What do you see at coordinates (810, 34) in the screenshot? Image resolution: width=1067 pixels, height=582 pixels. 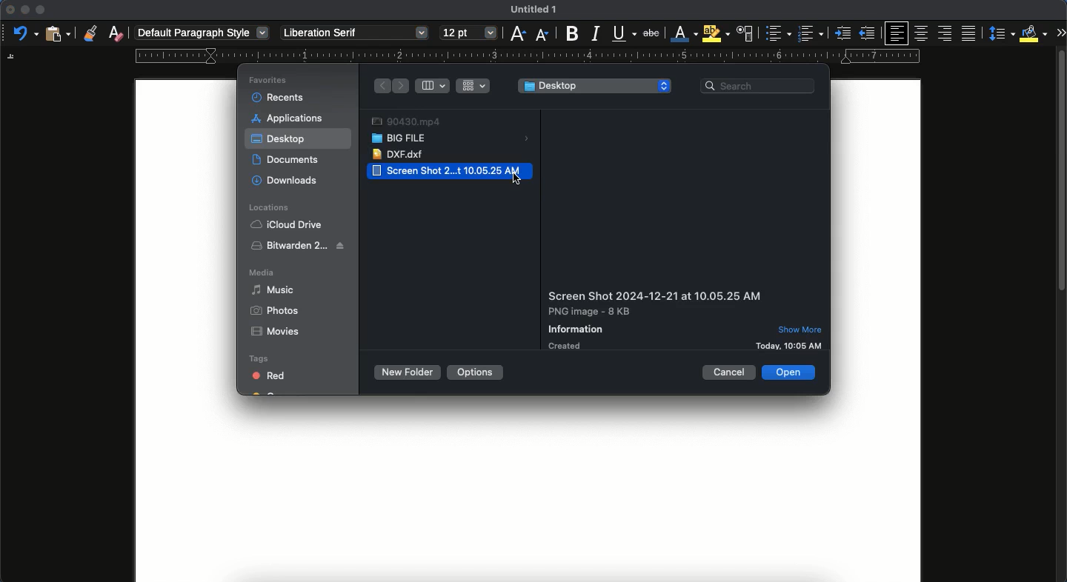 I see `number bullet` at bounding box center [810, 34].